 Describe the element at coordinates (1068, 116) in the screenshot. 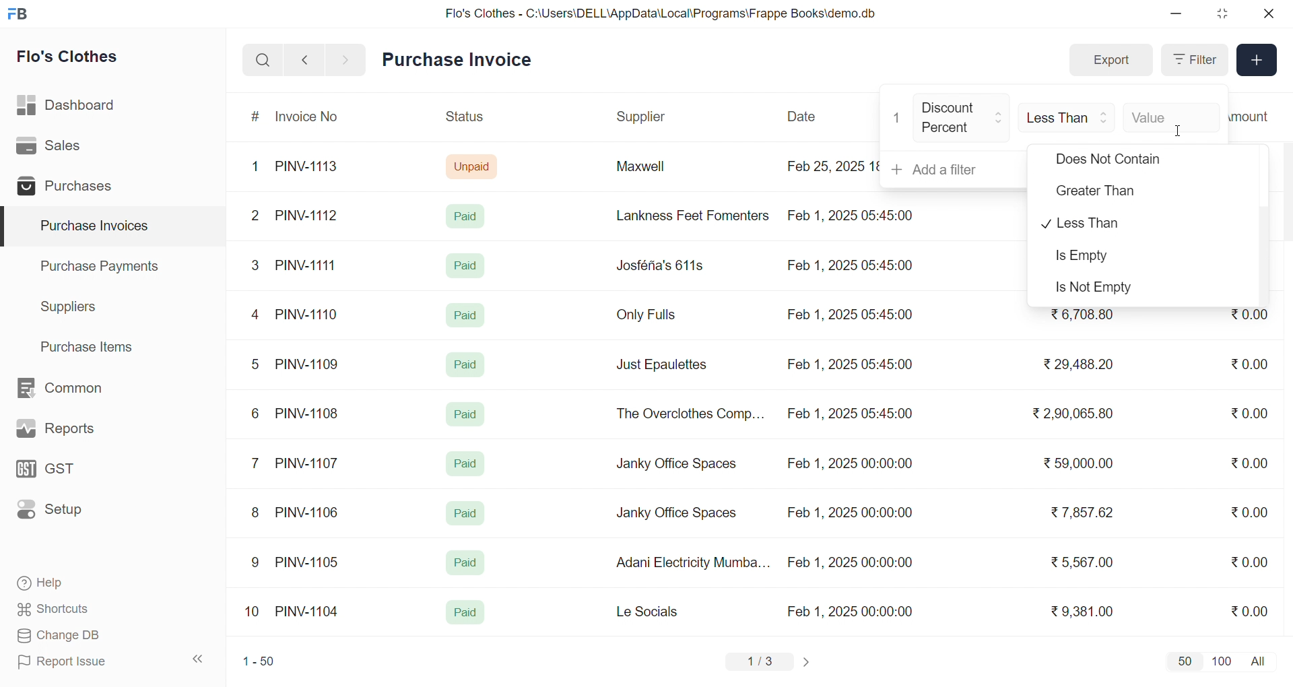

I see `Less Than` at that location.